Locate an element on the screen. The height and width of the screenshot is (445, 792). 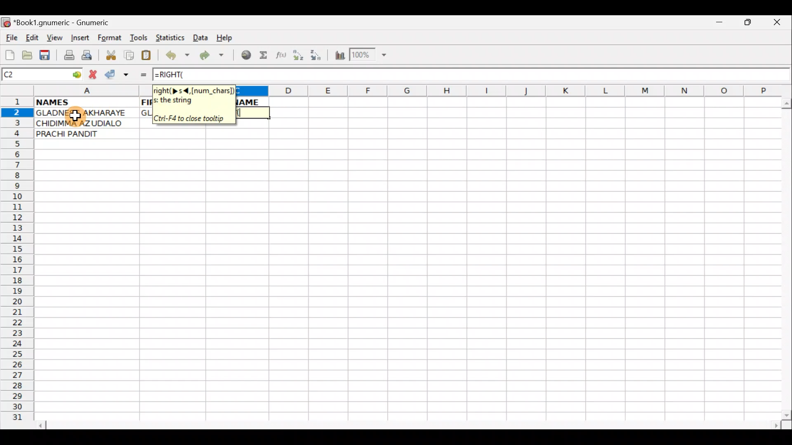
right(> s <4, [num_chars])the string. Crtl+F4 to close tooltip is located at coordinates (193, 103).